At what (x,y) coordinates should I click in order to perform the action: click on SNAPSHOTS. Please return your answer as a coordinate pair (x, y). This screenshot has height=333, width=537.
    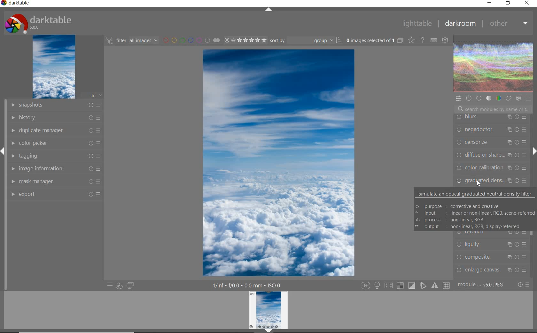
    Looking at the image, I should click on (56, 105).